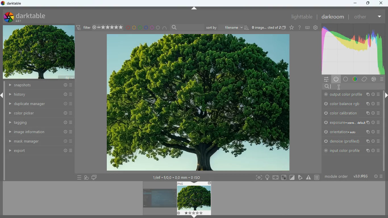  What do you see at coordinates (40, 104) in the screenshot?
I see `duplicate manager` at bounding box center [40, 104].